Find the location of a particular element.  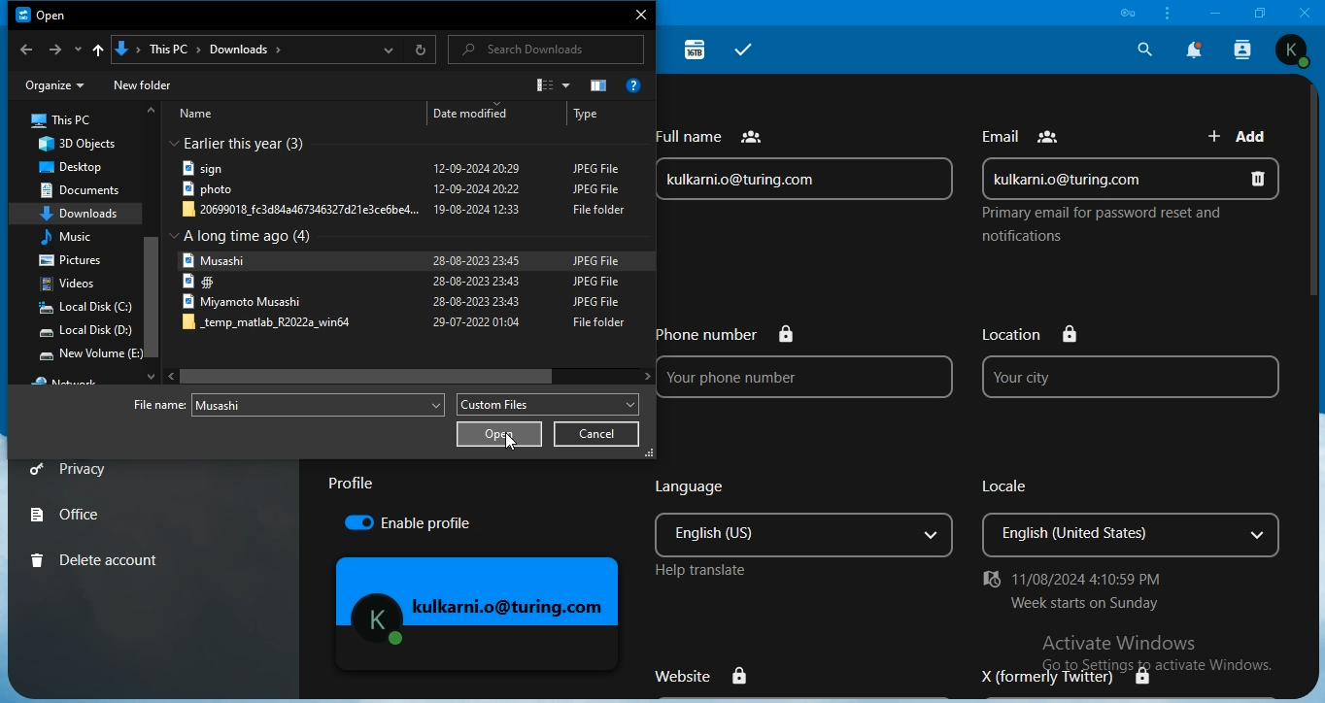

text is located at coordinates (70, 382).